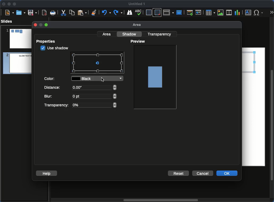 The image size is (274, 202). Describe the element at coordinates (272, 110) in the screenshot. I see `Scroll` at that location.